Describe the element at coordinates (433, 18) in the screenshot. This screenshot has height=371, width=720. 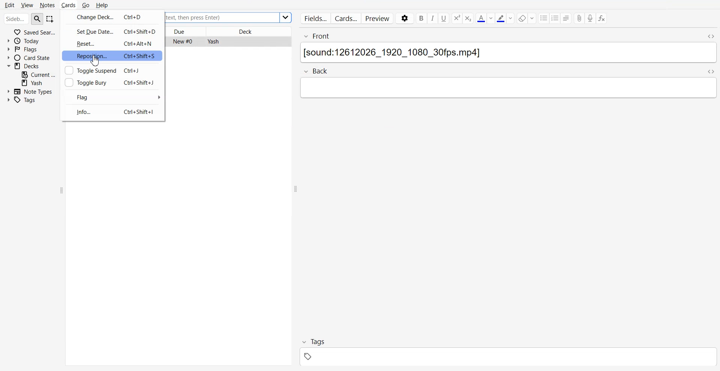
I see `Italic` at that location.